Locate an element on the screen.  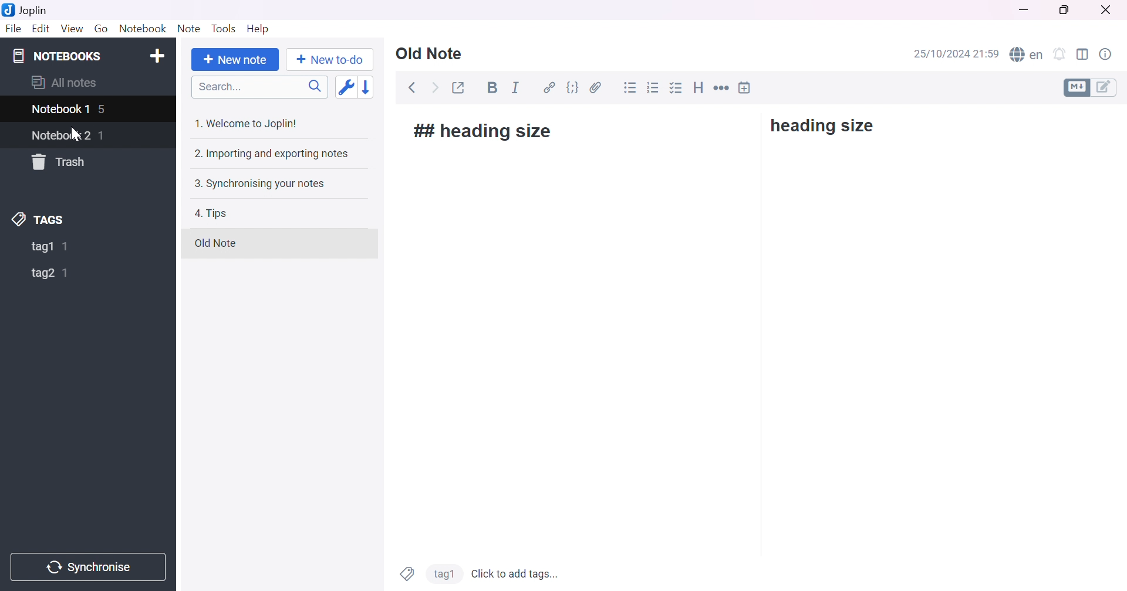
Synchronise is located at coordinates (89, 565).